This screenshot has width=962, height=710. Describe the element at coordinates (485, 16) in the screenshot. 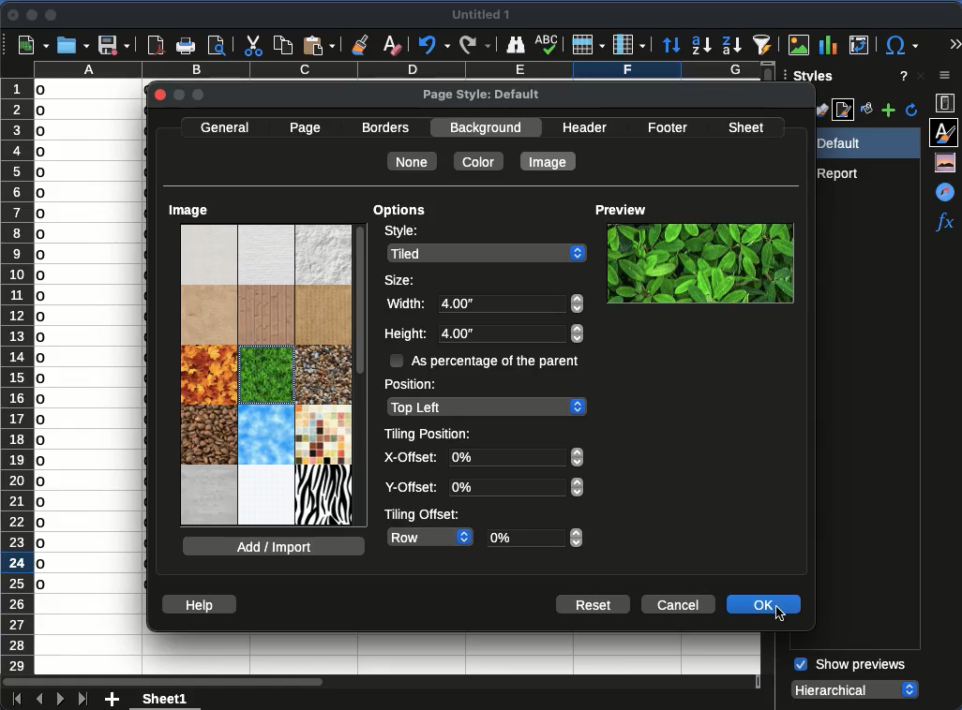

I see `untitled` at that location.